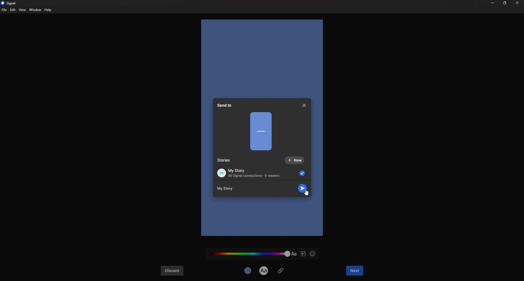 The width and height of the screenshot is (524, 281). I want to click on text, so click(264, 270).